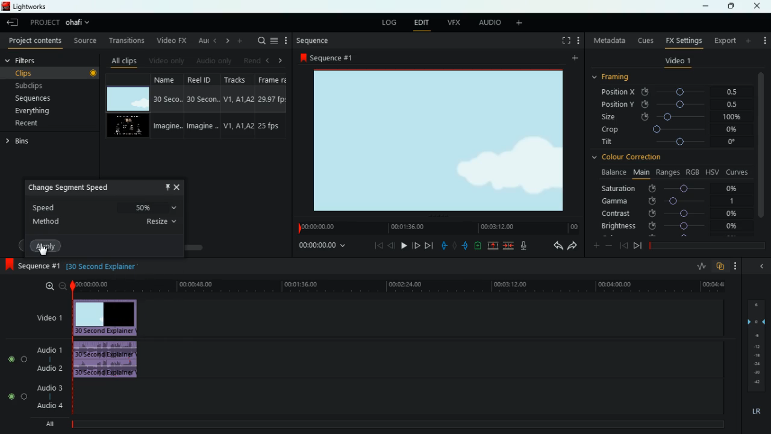  I want to click on audio, so click(212, 60).